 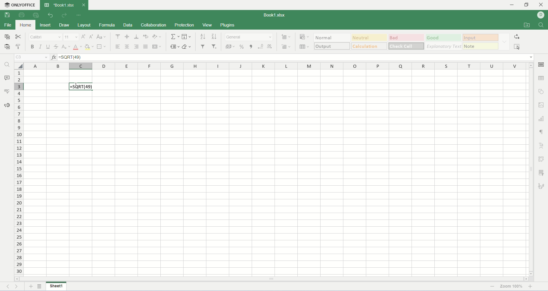 I want to click on neutral, so click(x=370, y=38).